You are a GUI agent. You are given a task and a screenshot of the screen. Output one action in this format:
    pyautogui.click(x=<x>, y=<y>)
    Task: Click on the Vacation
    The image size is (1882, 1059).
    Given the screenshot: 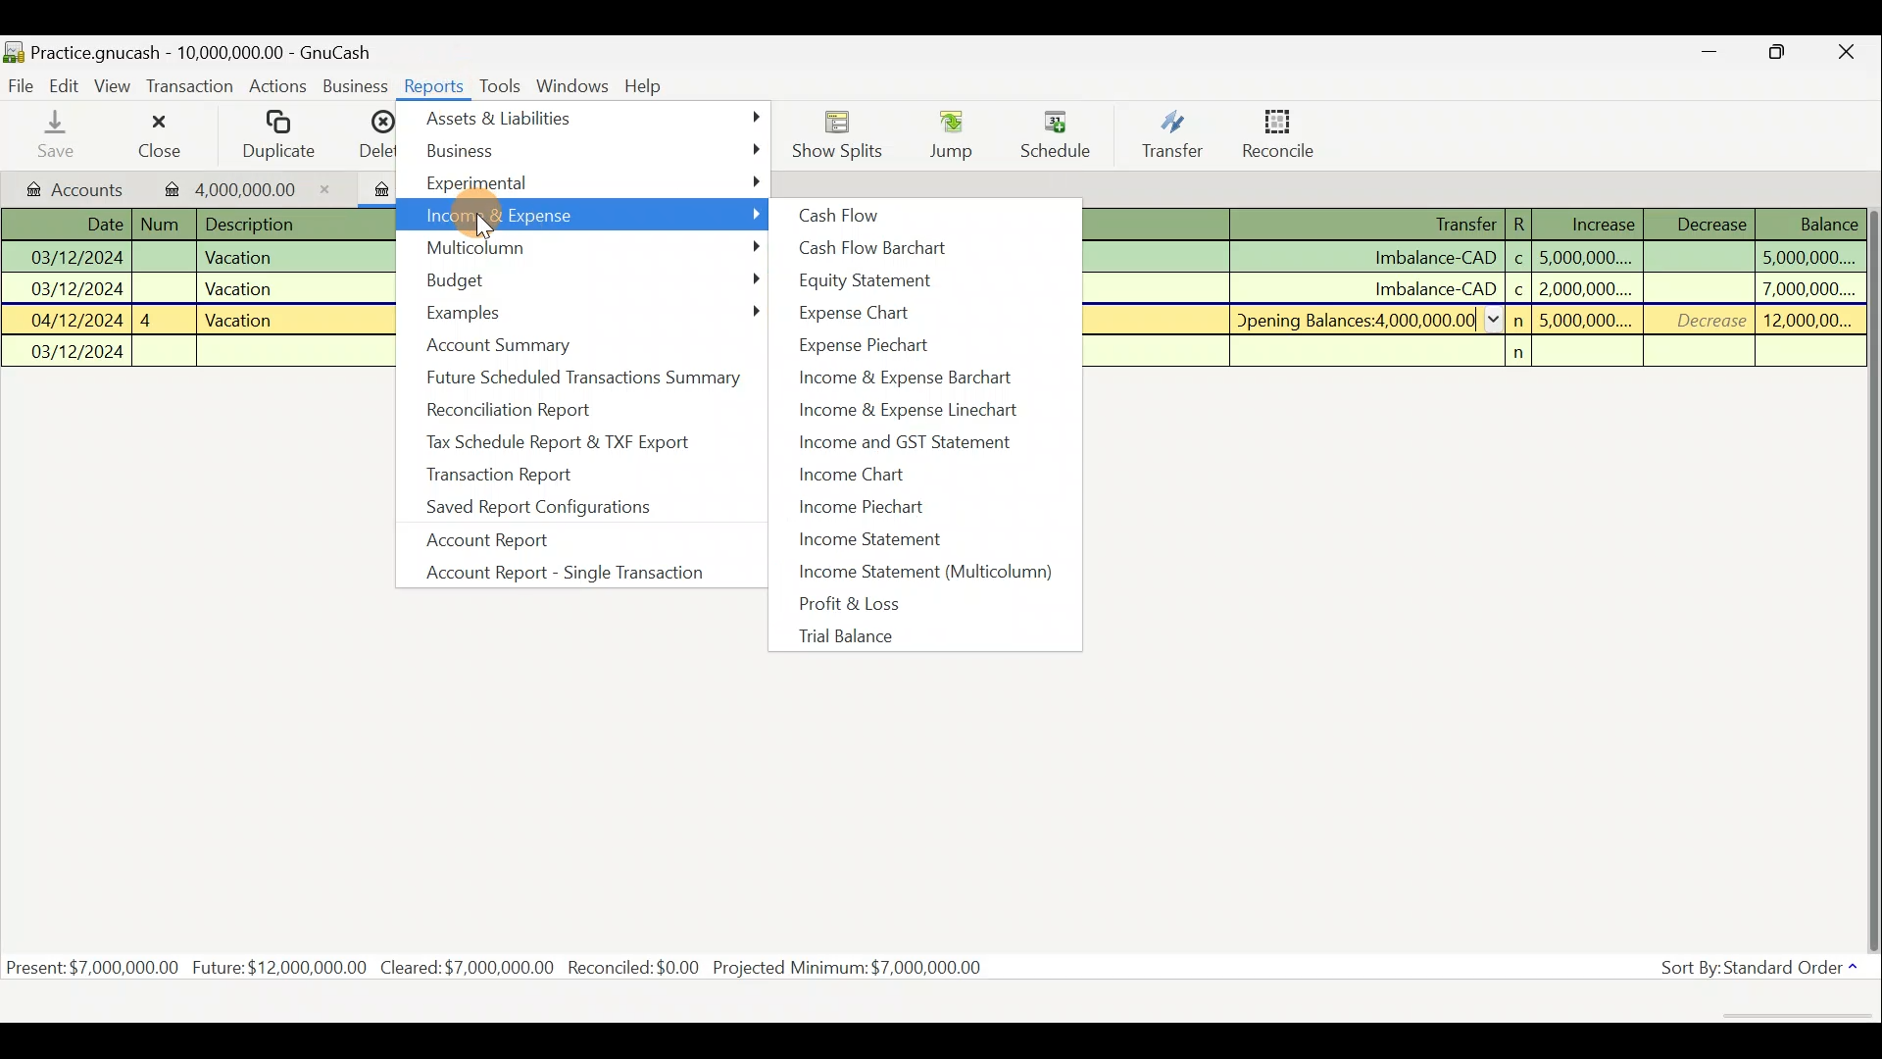 What is the action you would take?
    pyautogui.click(x=239, y=256)
    